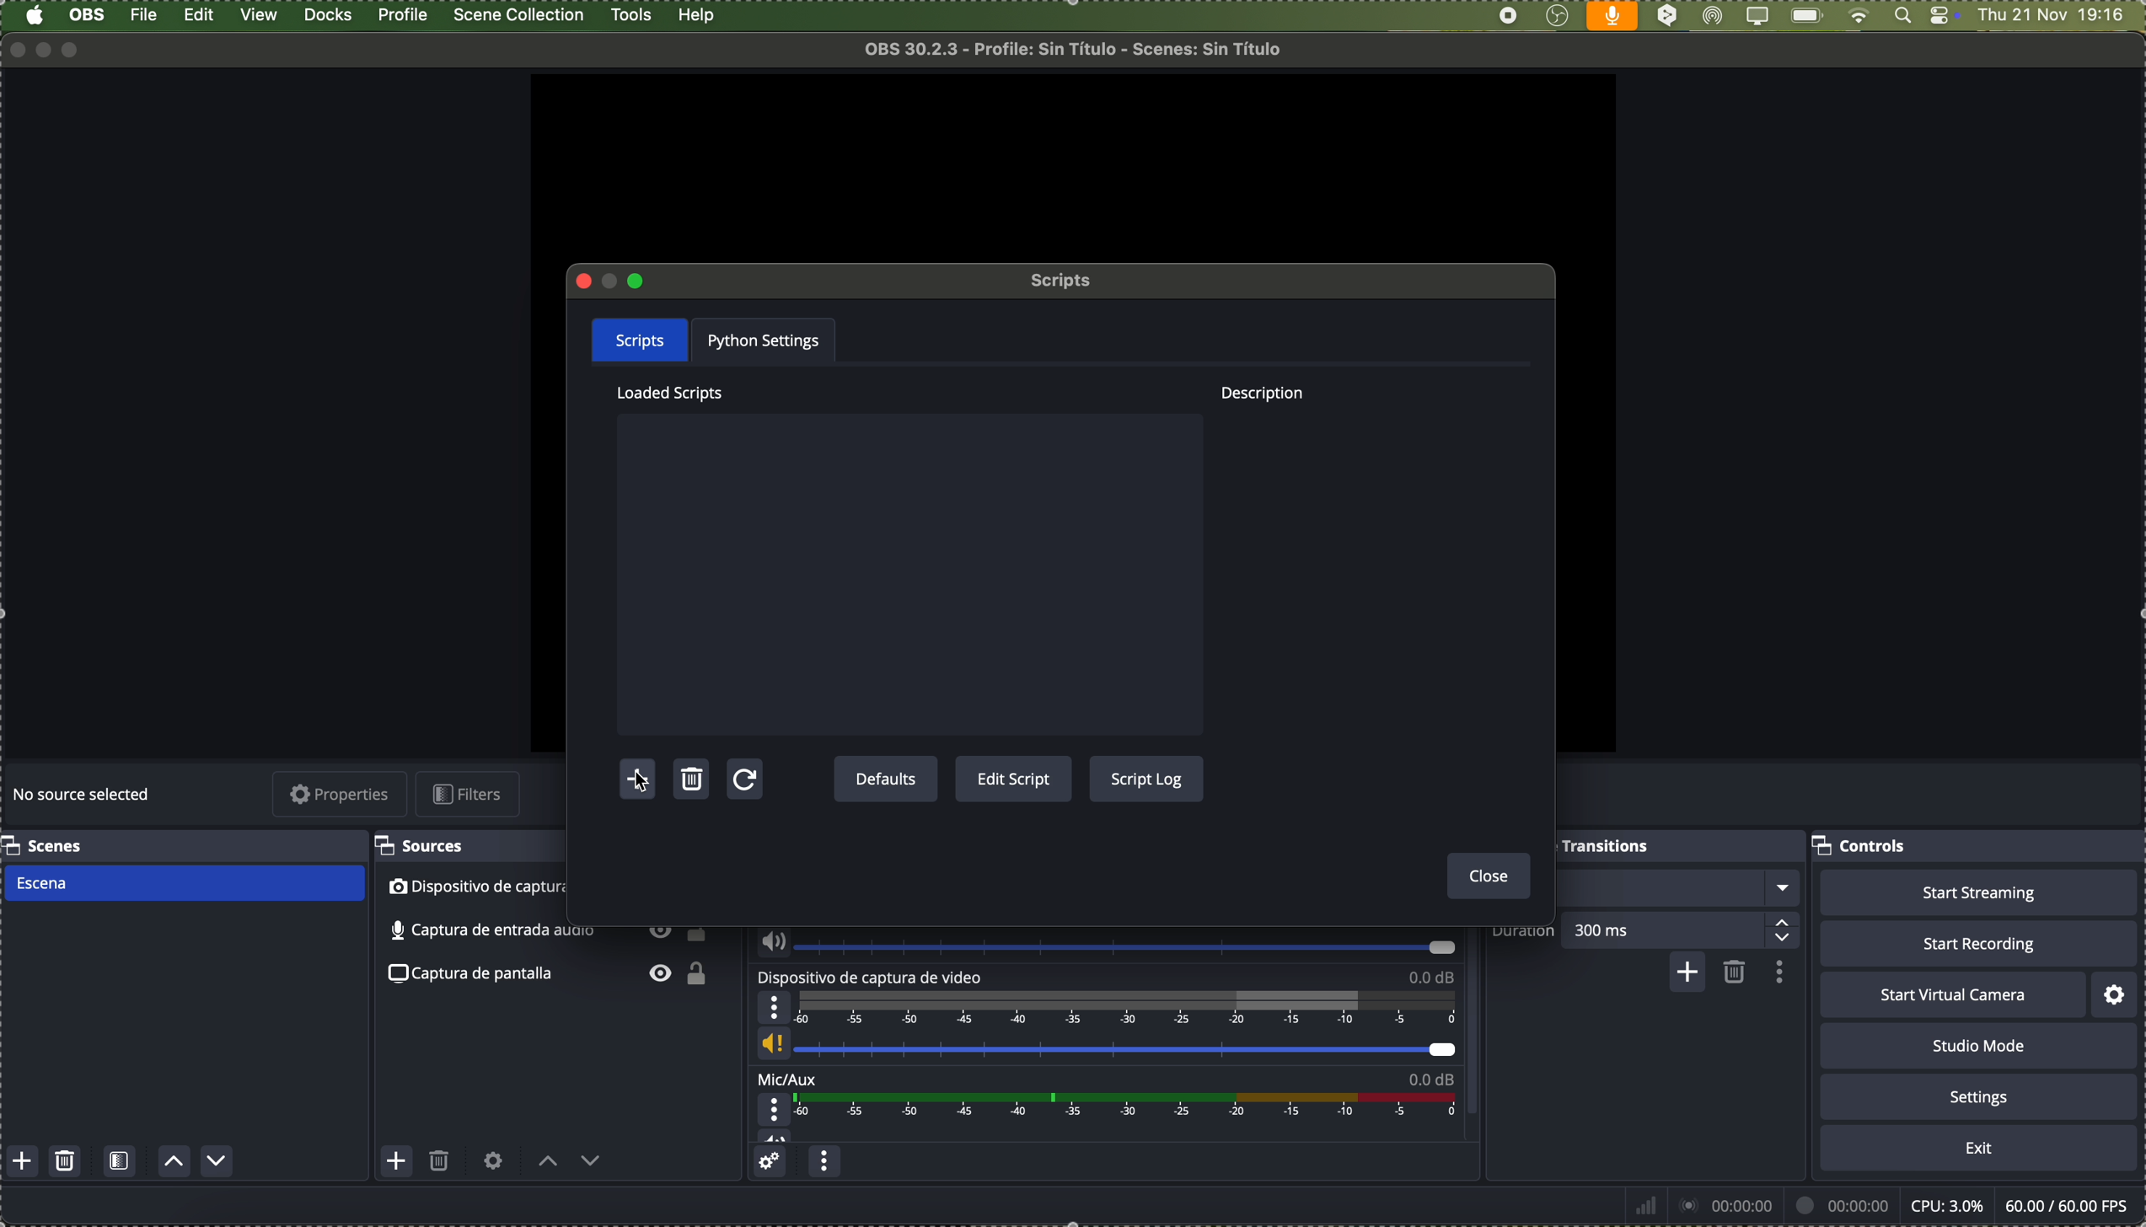 This screenshot has width=2146, height=1227. What do you see at coordinates (694, 782) in the screenshot?
I see `delete script` at bounding box center [694, 782].